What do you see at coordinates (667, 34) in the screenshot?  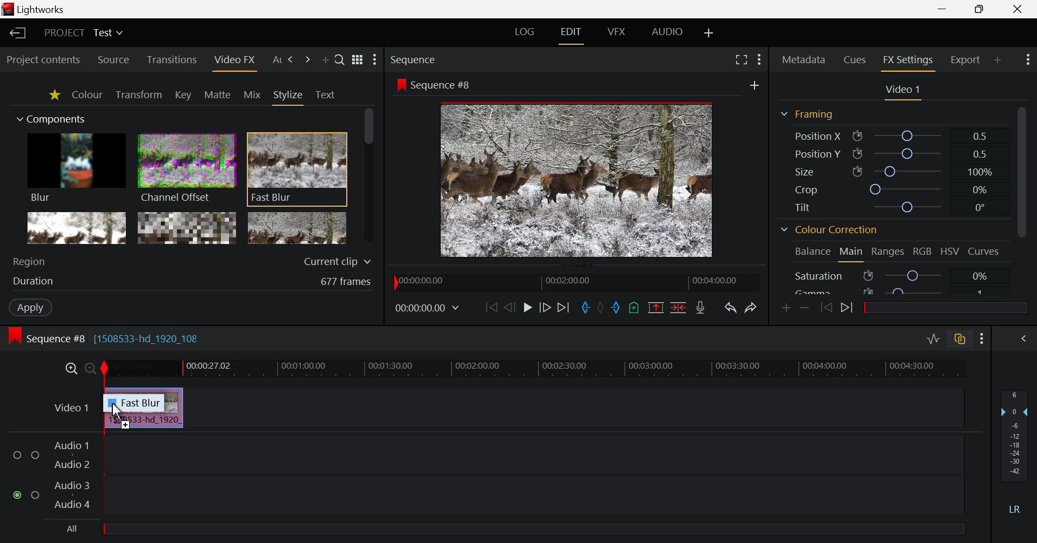 I see `AUDIO` at bounding box center [667, 34].